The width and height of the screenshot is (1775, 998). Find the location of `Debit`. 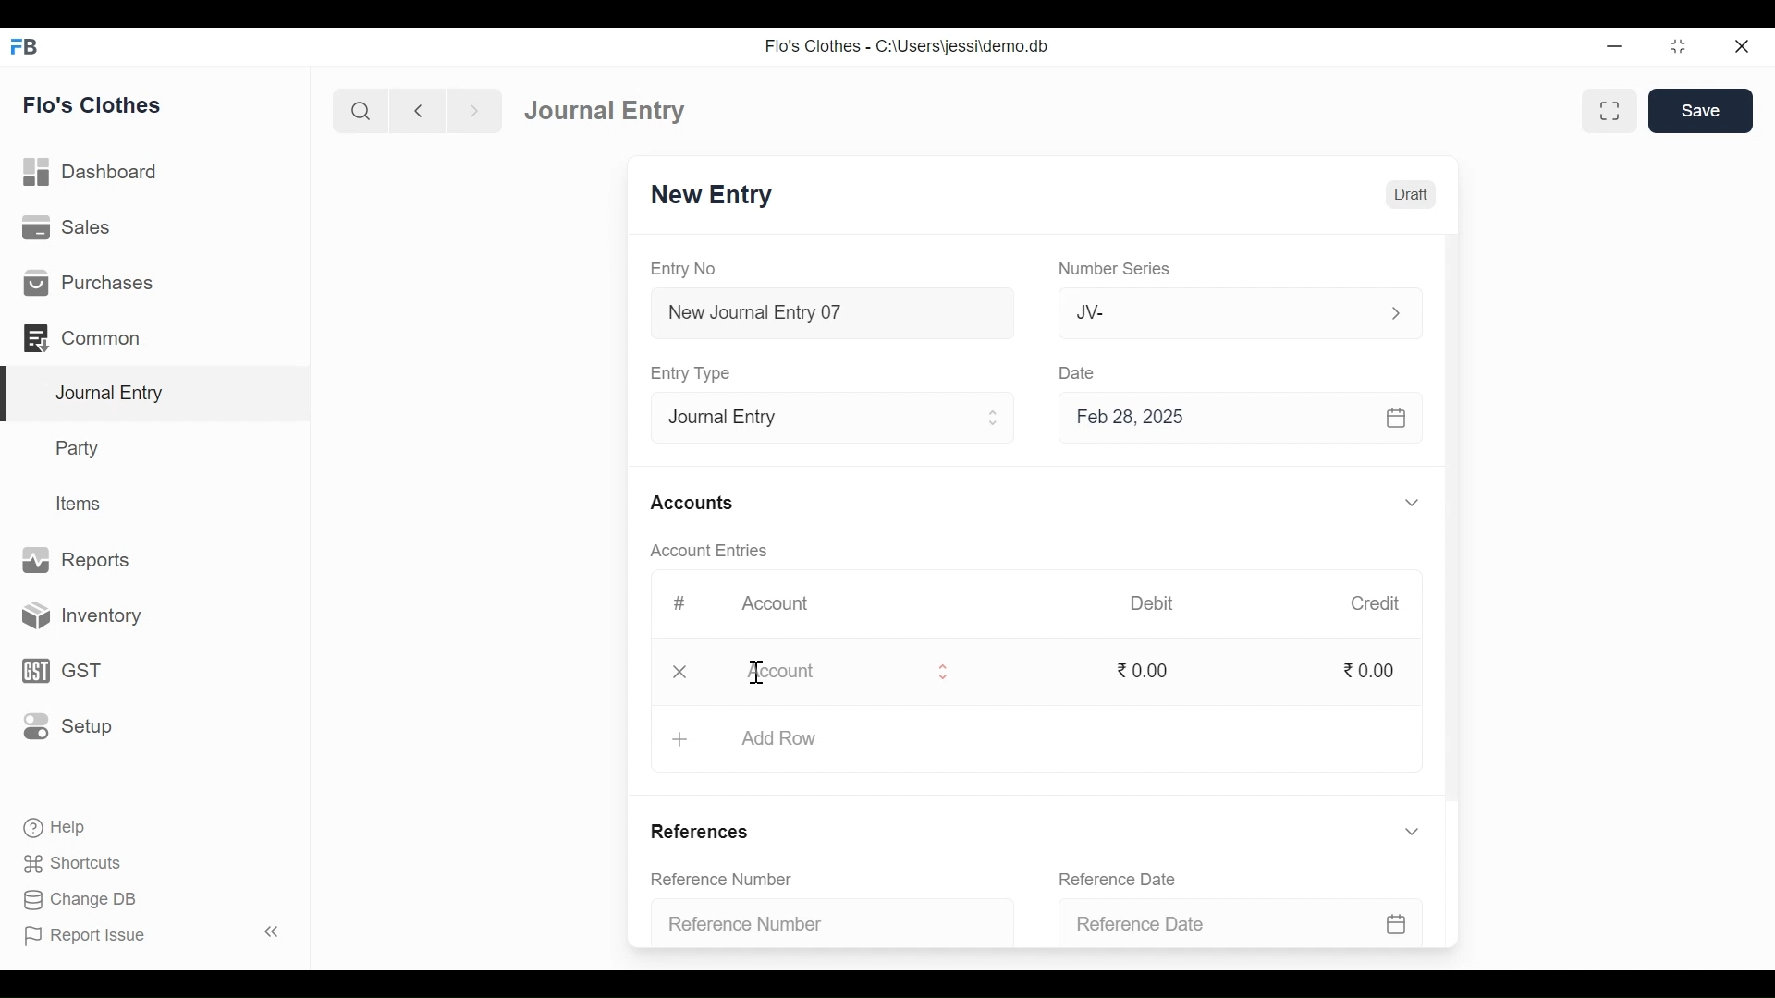

Debit is located at coordinates (1150, 603).